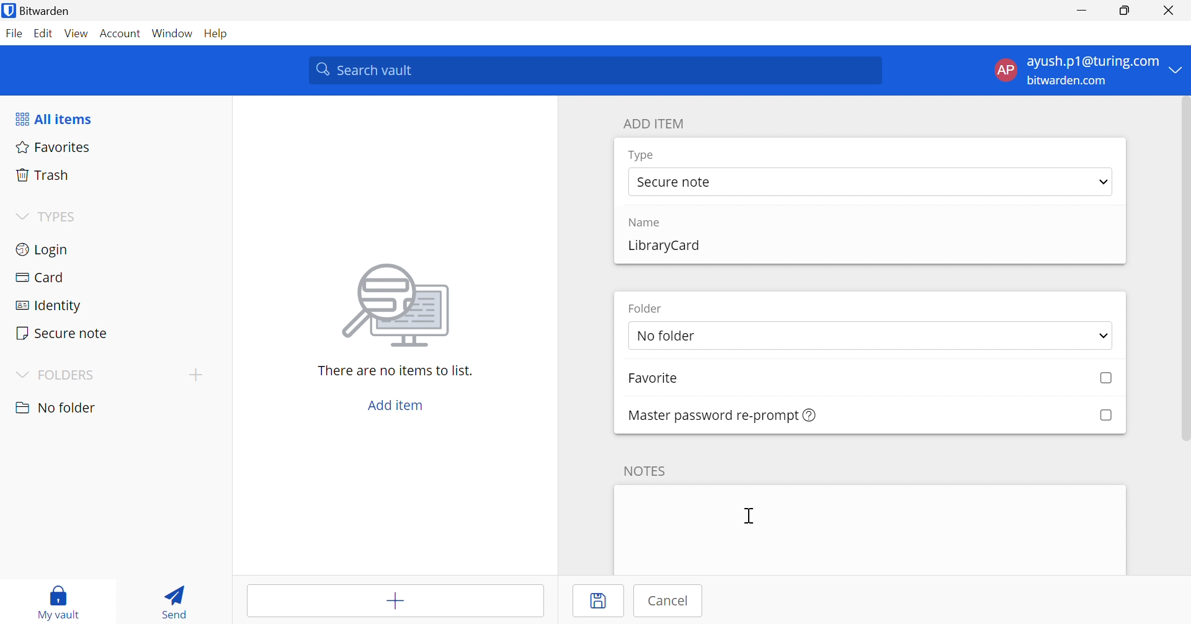 The height and width of the screenshot is (624, 1191). What do you see at coordinates (656, 380) in the screenshot?
I see `Favorite` at bounding box center [656, 380].